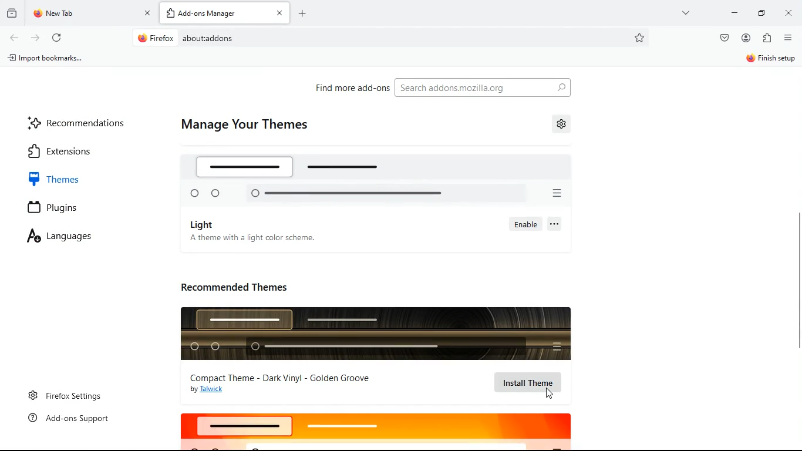 Image resolution: width=802 pixels, height=451 pixels. What do you see at coordinates (70, 238) in the screenshot?
I see `languages` at bounding box center [70, 238].